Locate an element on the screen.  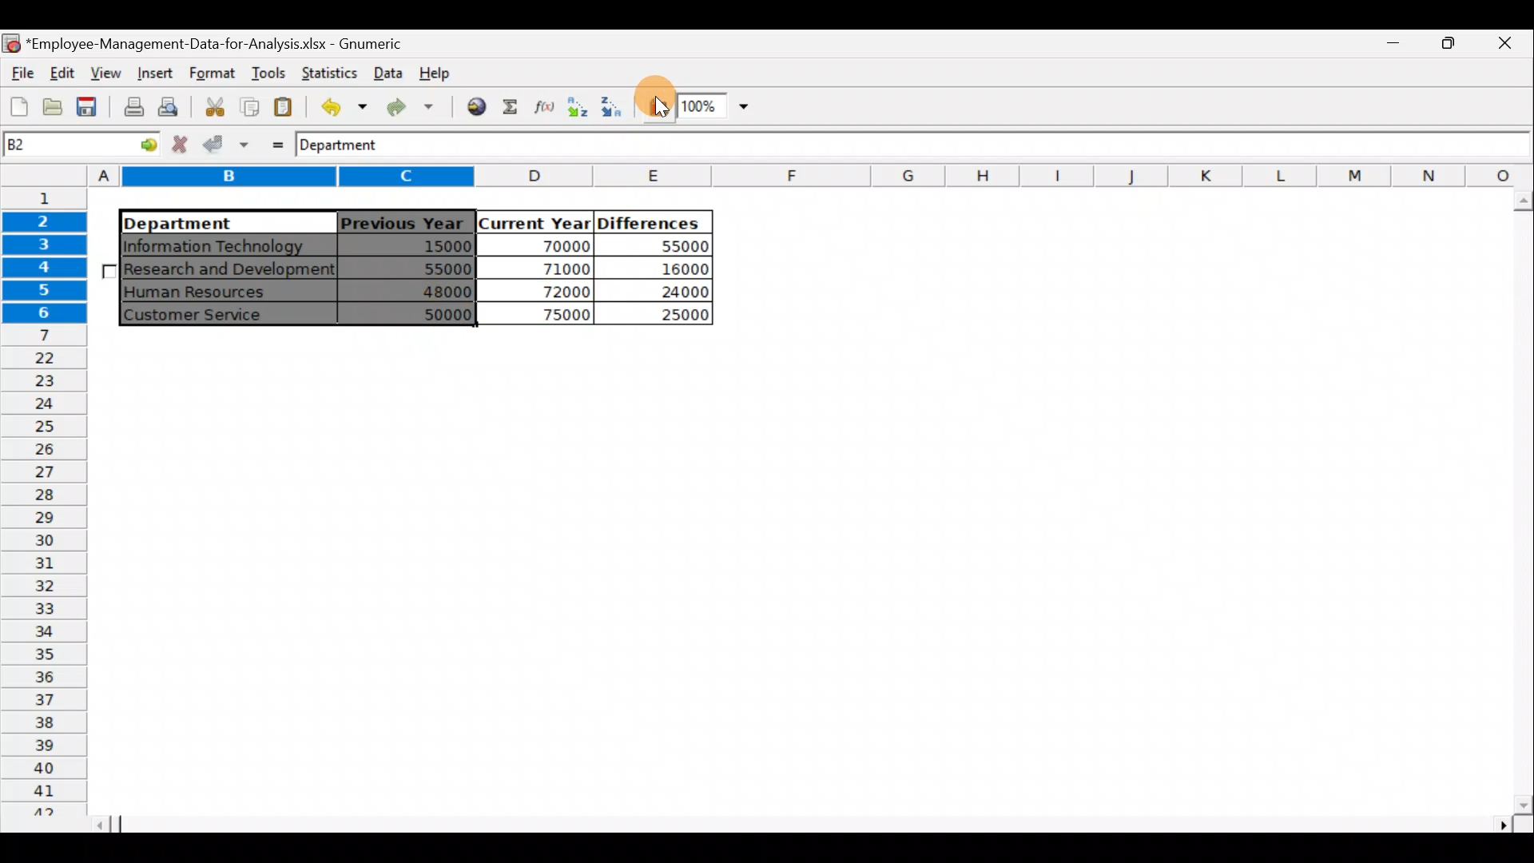
Accept change is located at coordinates (226, 145).